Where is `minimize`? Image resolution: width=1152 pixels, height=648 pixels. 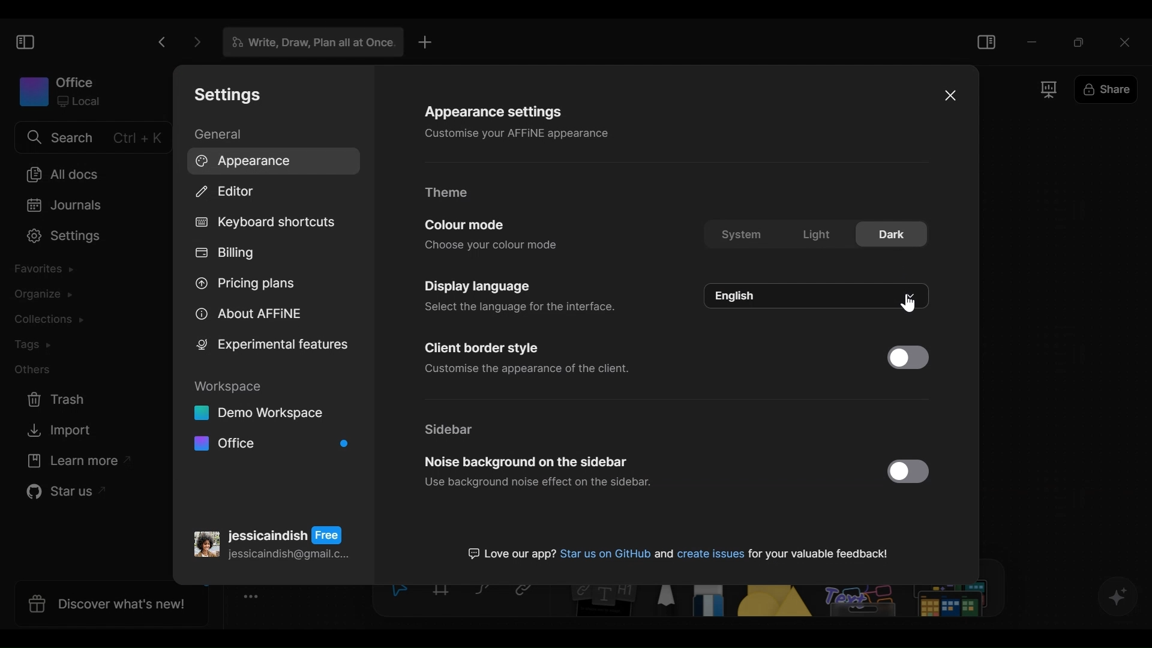
minimize is located at coordinates (1033, 41).